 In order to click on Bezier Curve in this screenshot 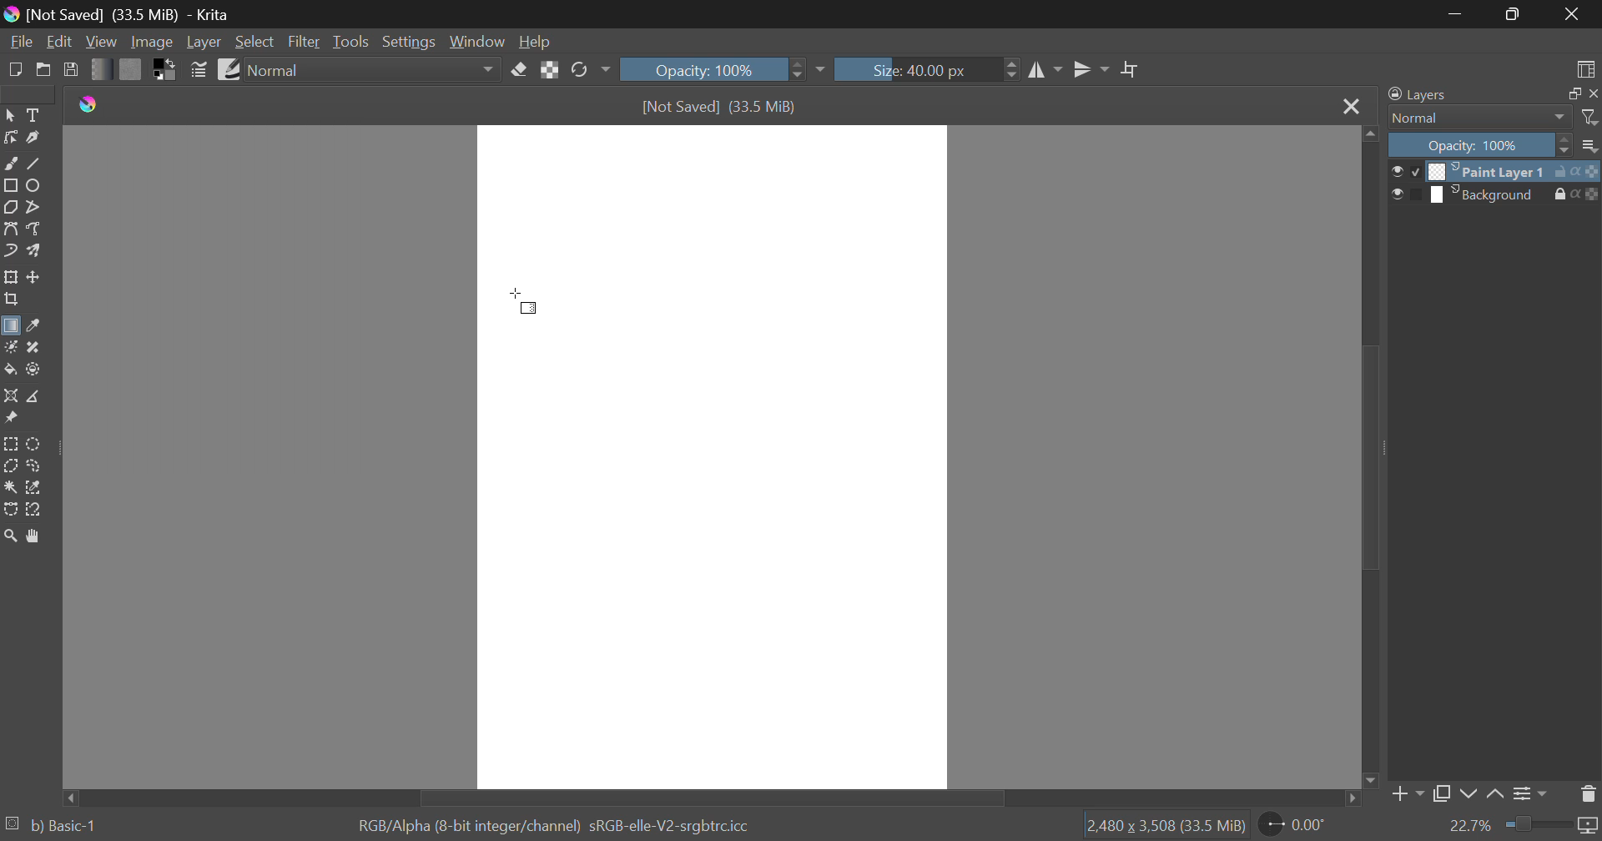, I will do `click(10, 229)`.